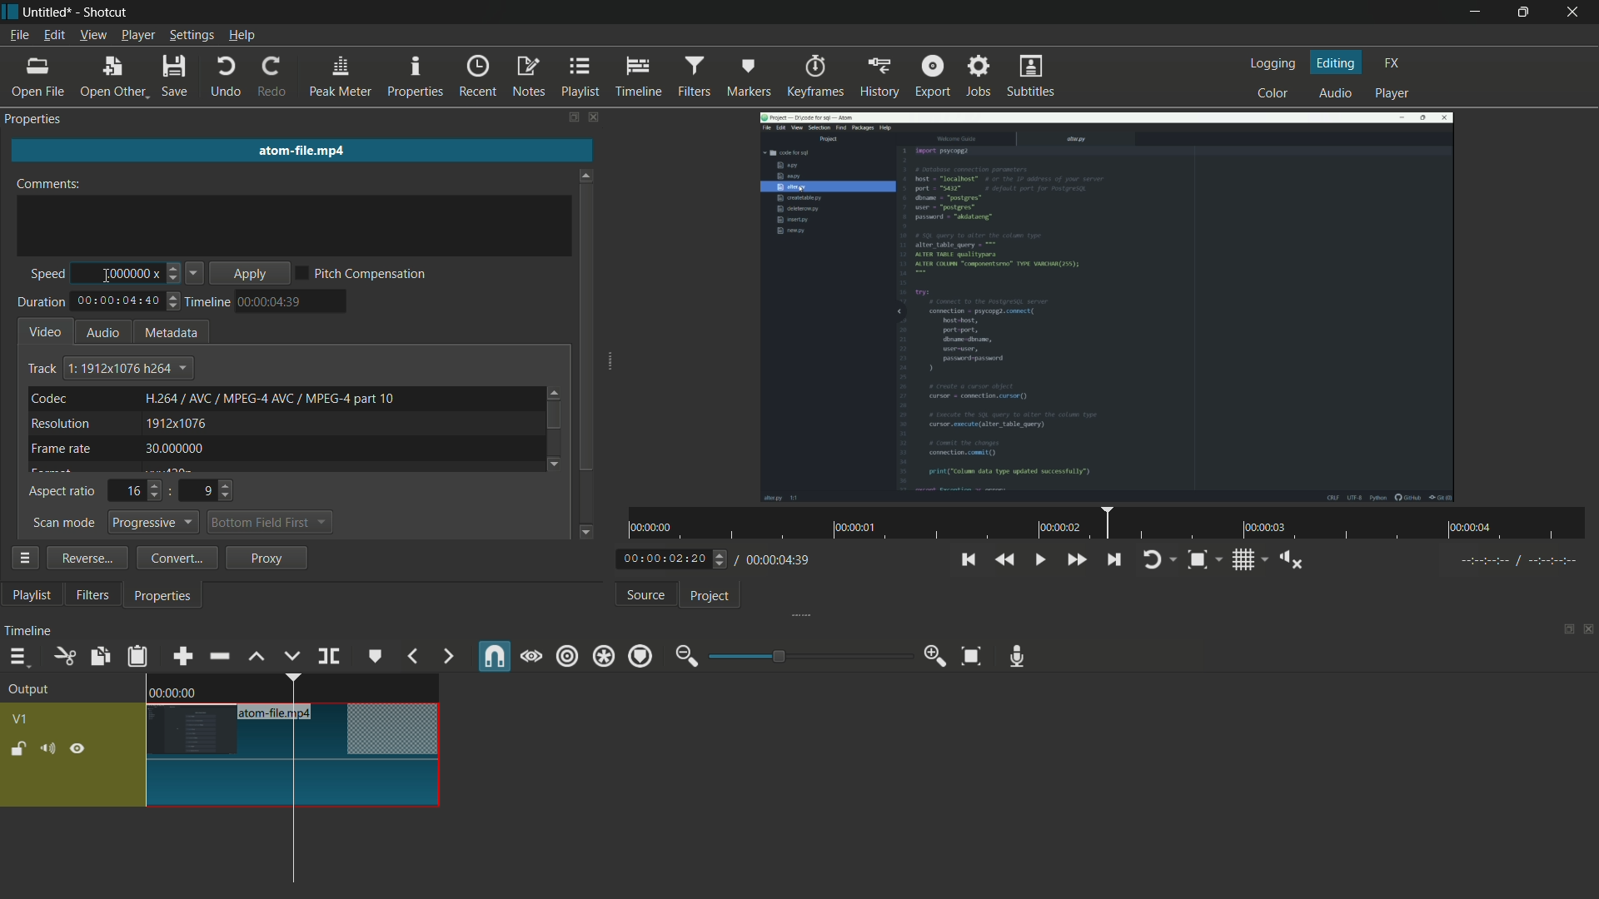  Describe the element at coordinates (96, 596) in the screenshot. I see `filters` at that location.